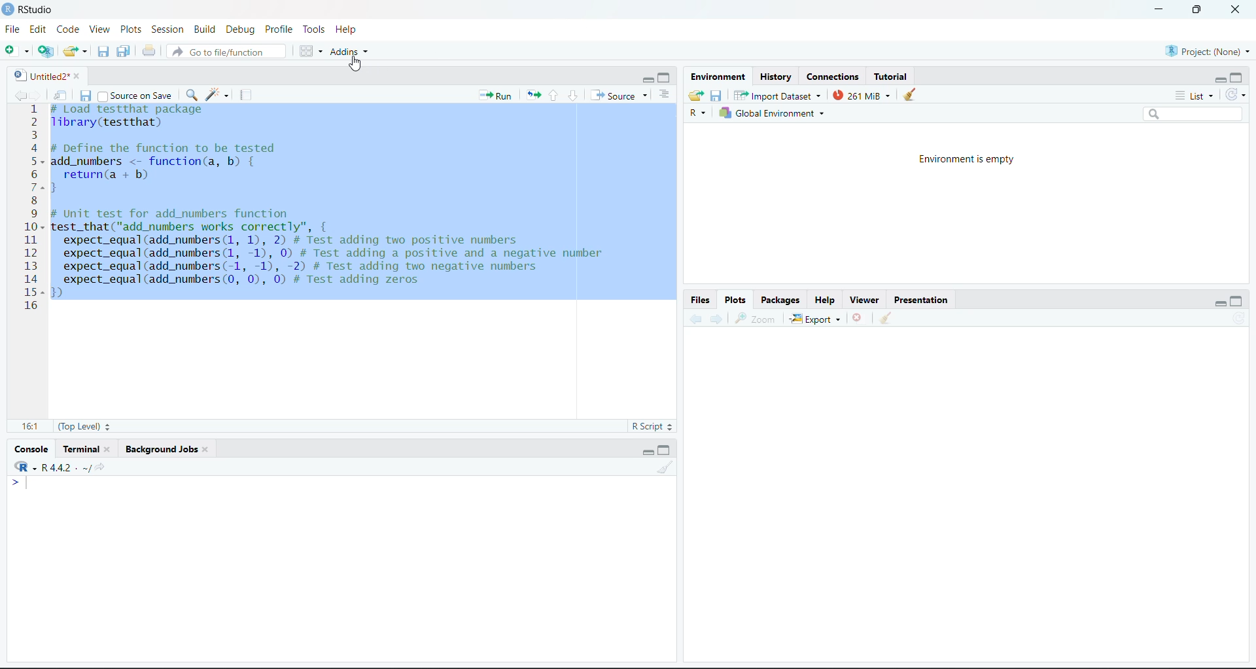 This screenshot has width=1256, height=669. I want to click on cursor, so click(356, 64).